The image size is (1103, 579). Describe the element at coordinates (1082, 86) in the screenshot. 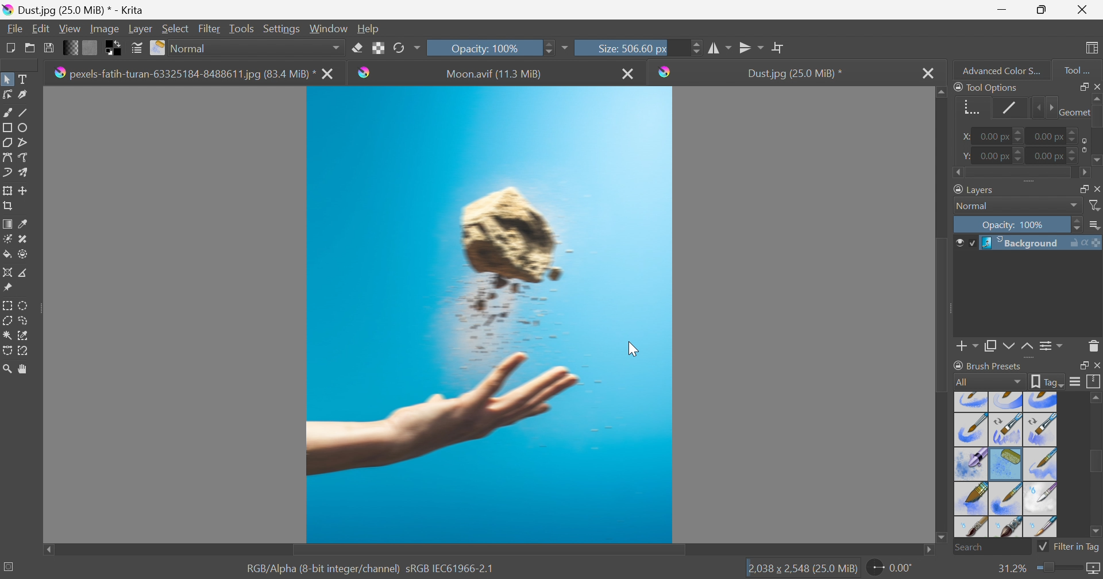

I see `Float Docker` at that location.